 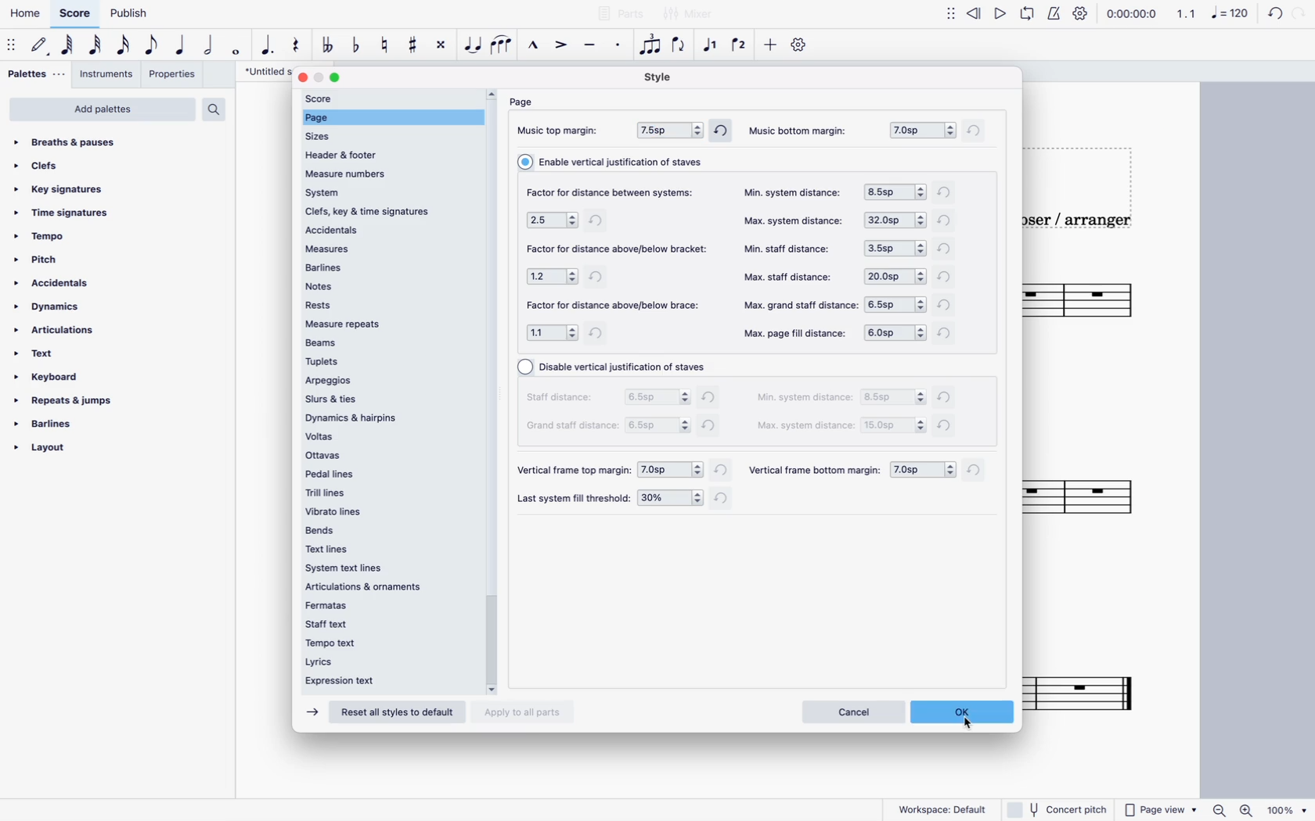 I want to click on half note, so click(x=207, y=48).